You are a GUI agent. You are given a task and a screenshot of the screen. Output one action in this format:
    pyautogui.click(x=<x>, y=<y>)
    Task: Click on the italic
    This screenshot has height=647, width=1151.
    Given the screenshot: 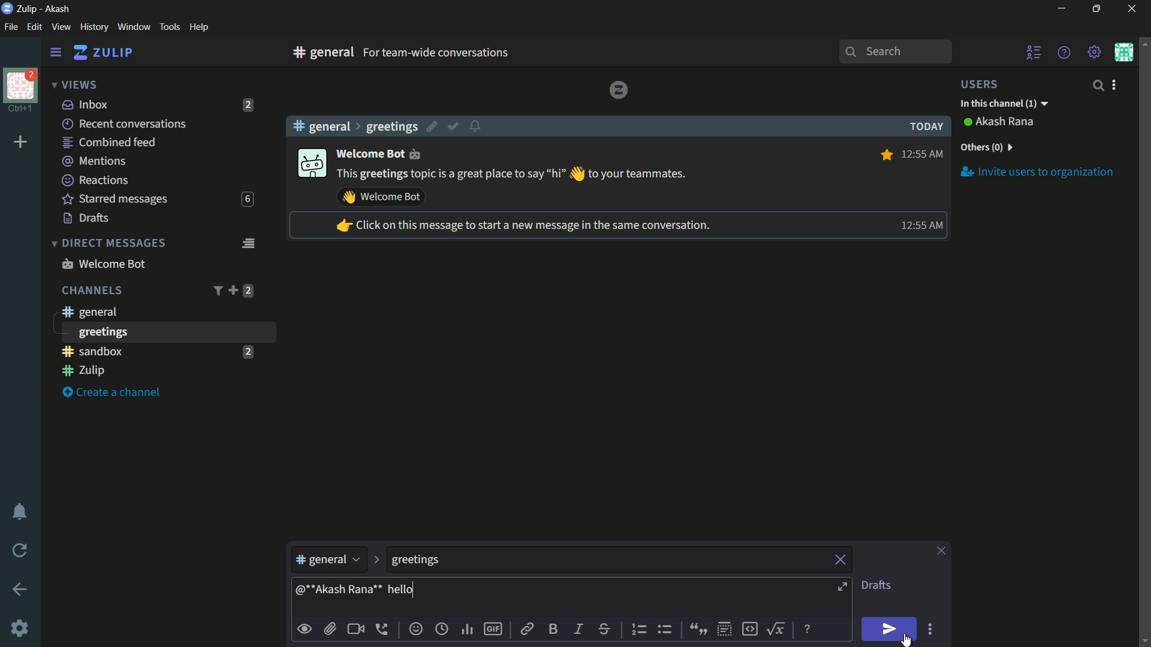 What is the action you would take?
    pyautogui.click(x=577, y=628)
    